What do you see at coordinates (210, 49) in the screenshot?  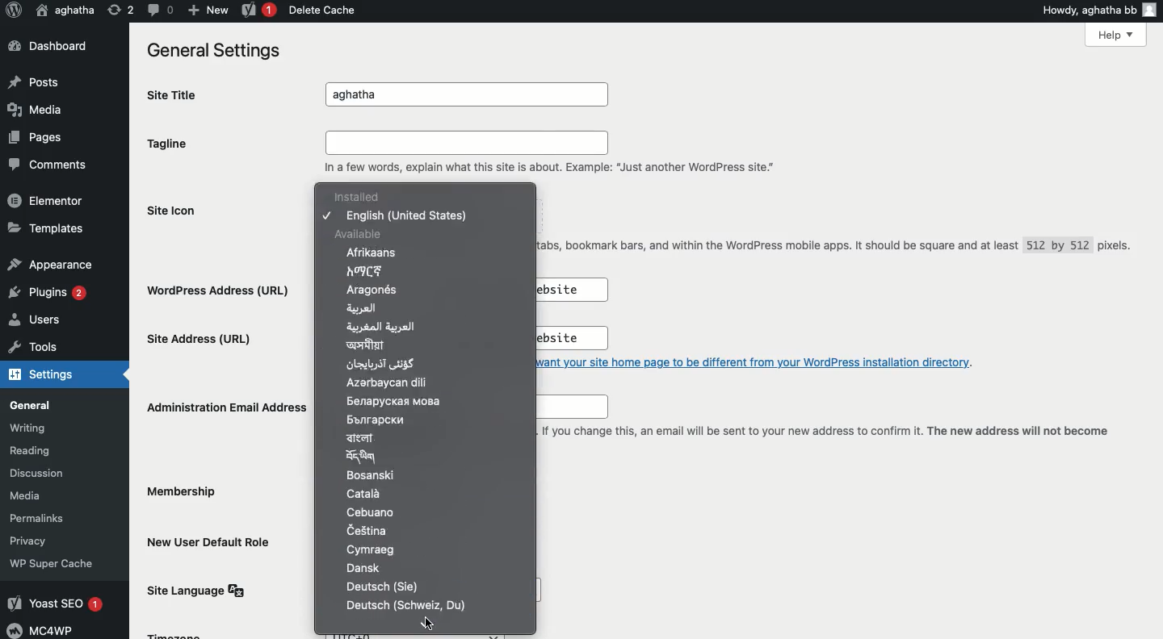 I see `General settings` at bounding box center [210, 49].